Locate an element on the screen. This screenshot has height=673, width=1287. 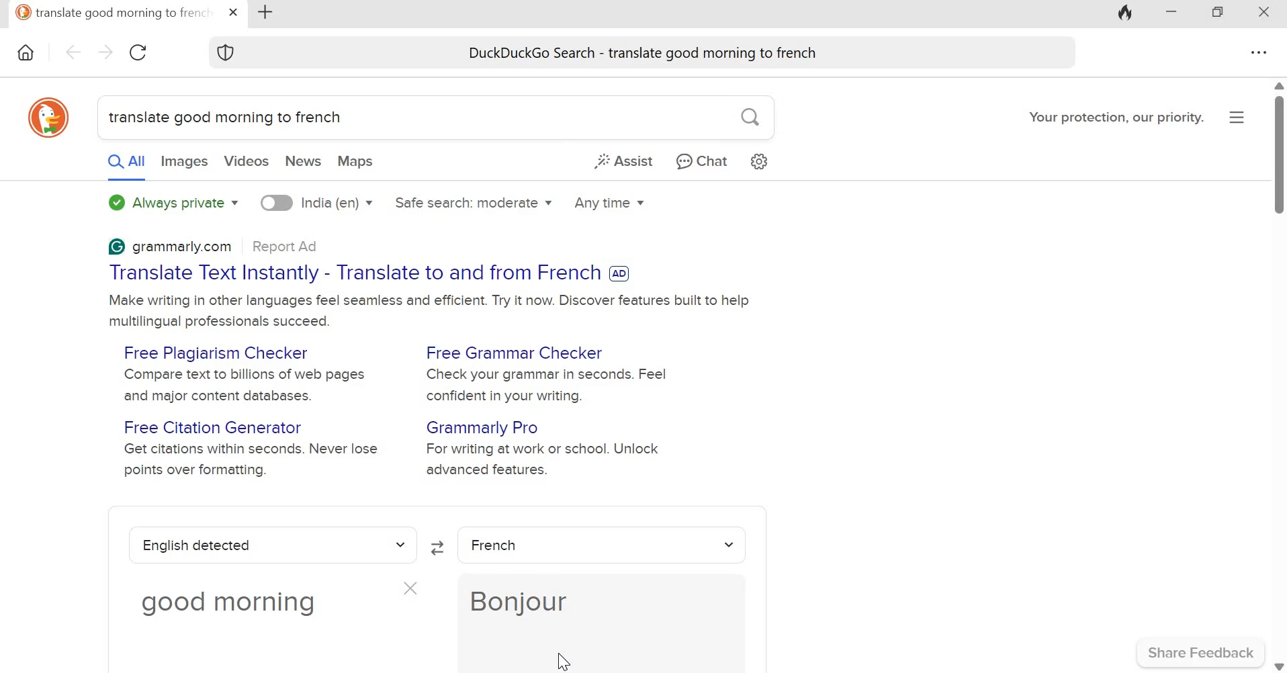
DuckDuckgo icon is located at coordinates (46, 120).